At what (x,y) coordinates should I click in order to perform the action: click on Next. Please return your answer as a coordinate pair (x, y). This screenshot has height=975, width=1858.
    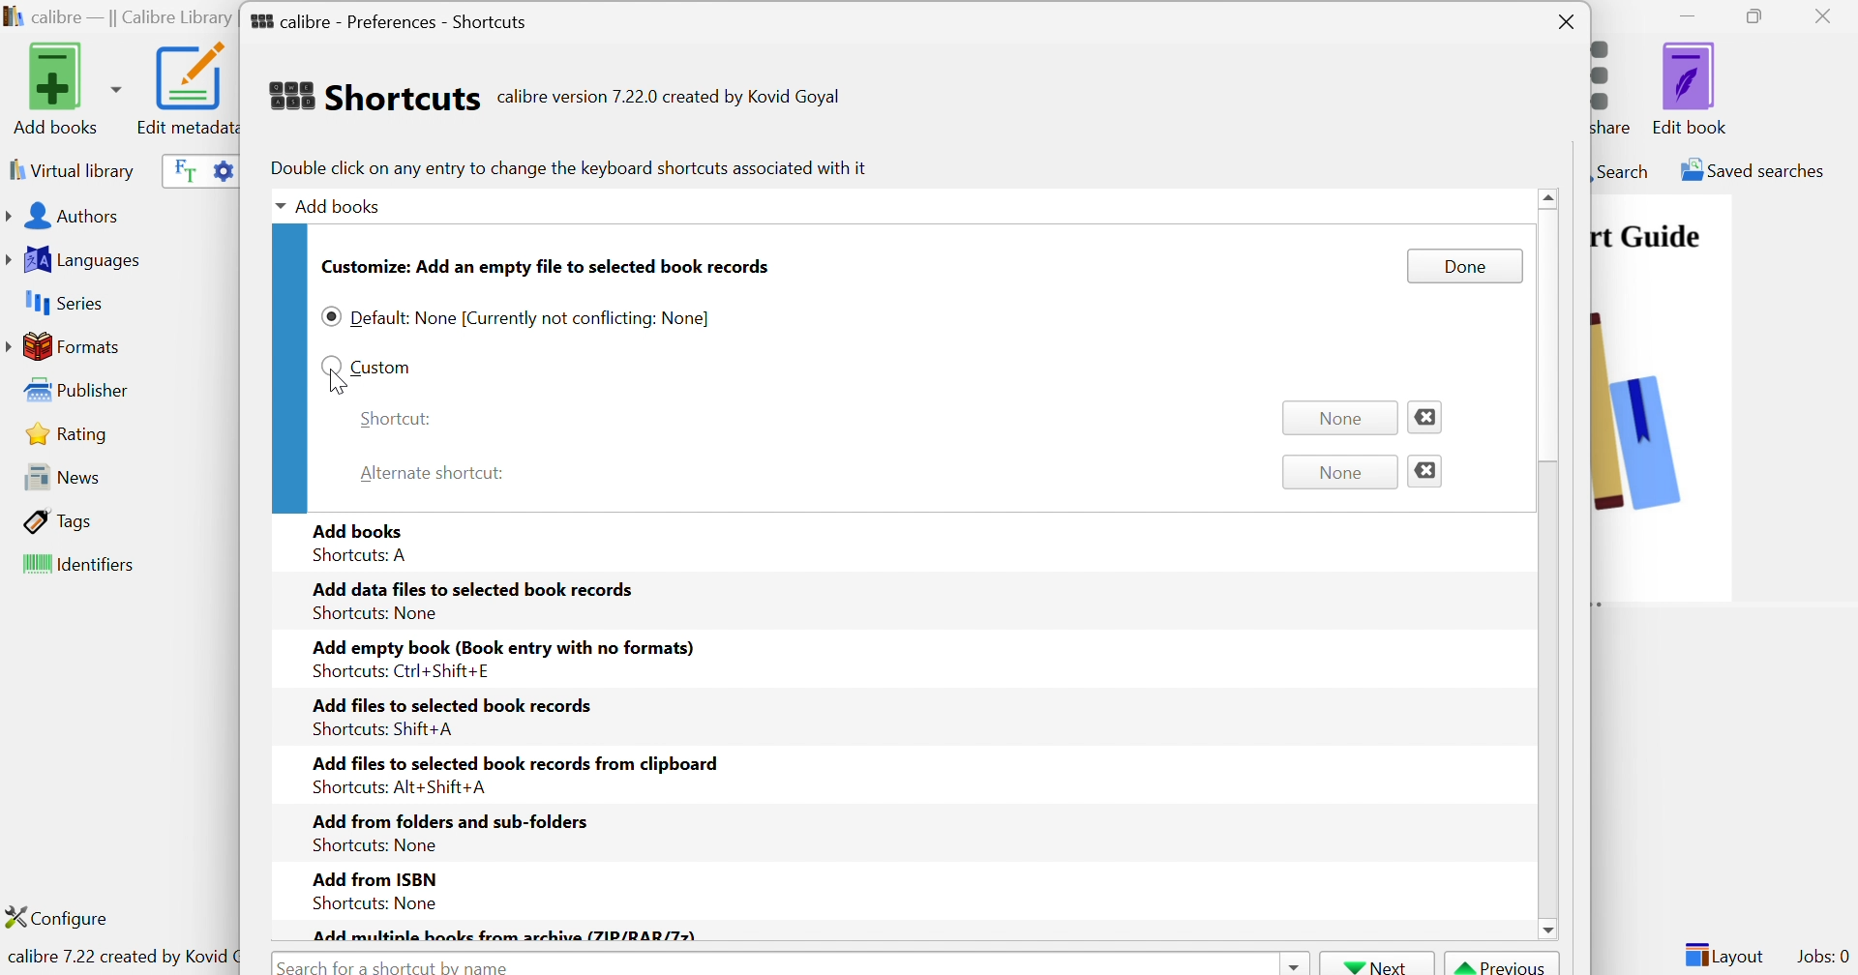
    Looking at the image, I should click on (1377, 964).